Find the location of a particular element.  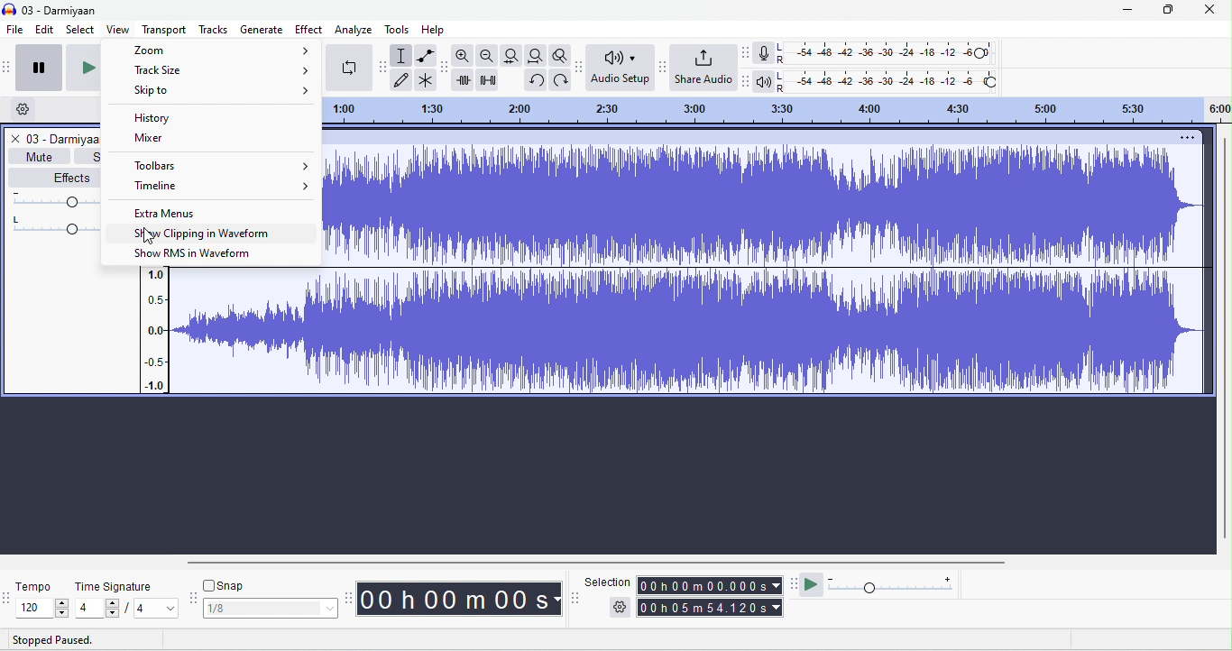

playback speed is located at coordinates (891, 583).